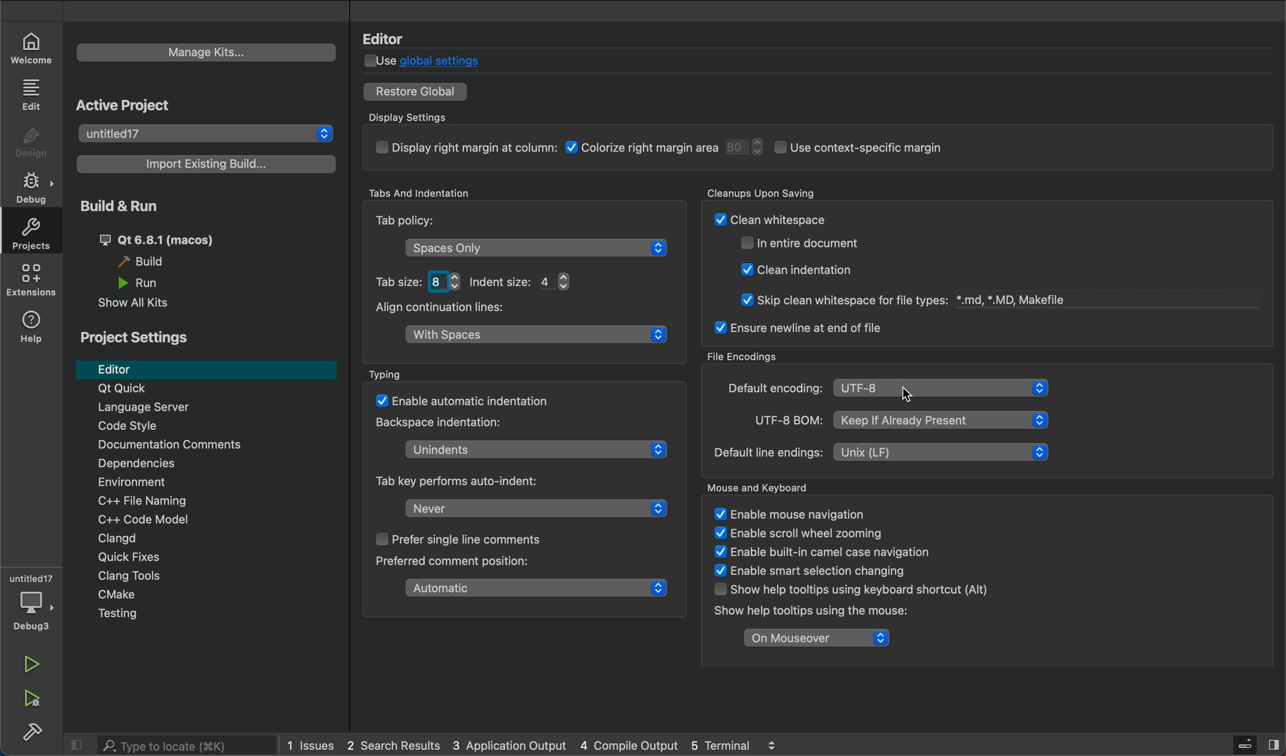 Image resolution: width=1286 pixels, height=756 pixels. I want to click on Unindent, so click(543, 449).